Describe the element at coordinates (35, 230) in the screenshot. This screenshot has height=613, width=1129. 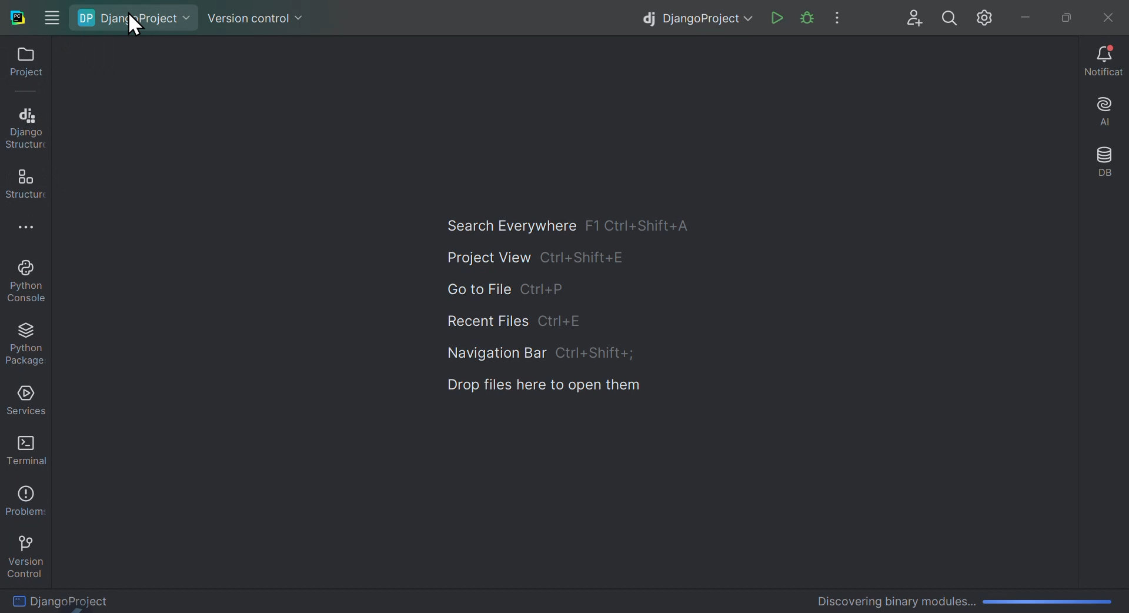
I see `More options` at that location.